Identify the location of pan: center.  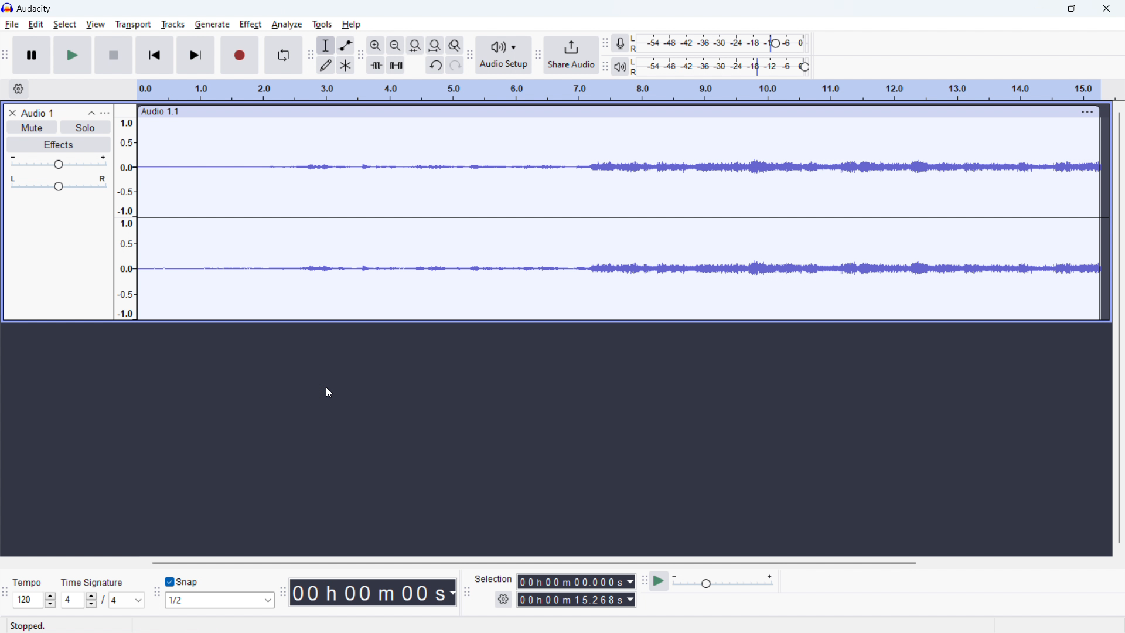
(59, 183).